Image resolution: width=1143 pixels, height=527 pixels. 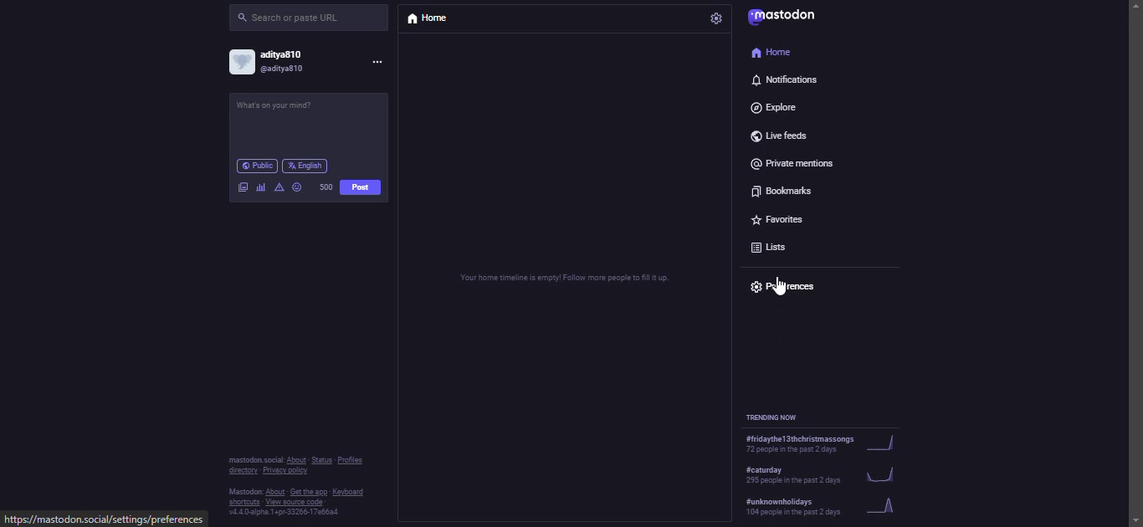 What do you see at coordinates (782, 223) in the screenshot?
I see `favorites` at bounding box center [782, 223].